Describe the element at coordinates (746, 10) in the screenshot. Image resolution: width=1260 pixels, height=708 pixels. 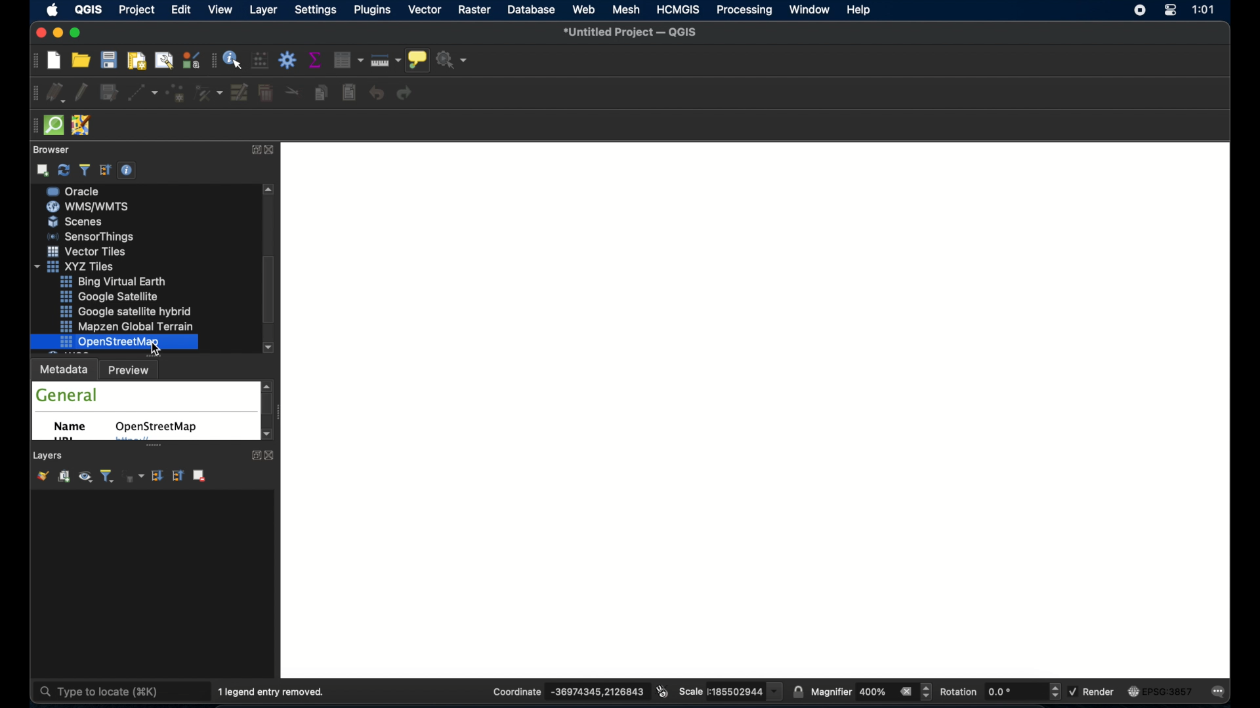
I see `processing` at that location.